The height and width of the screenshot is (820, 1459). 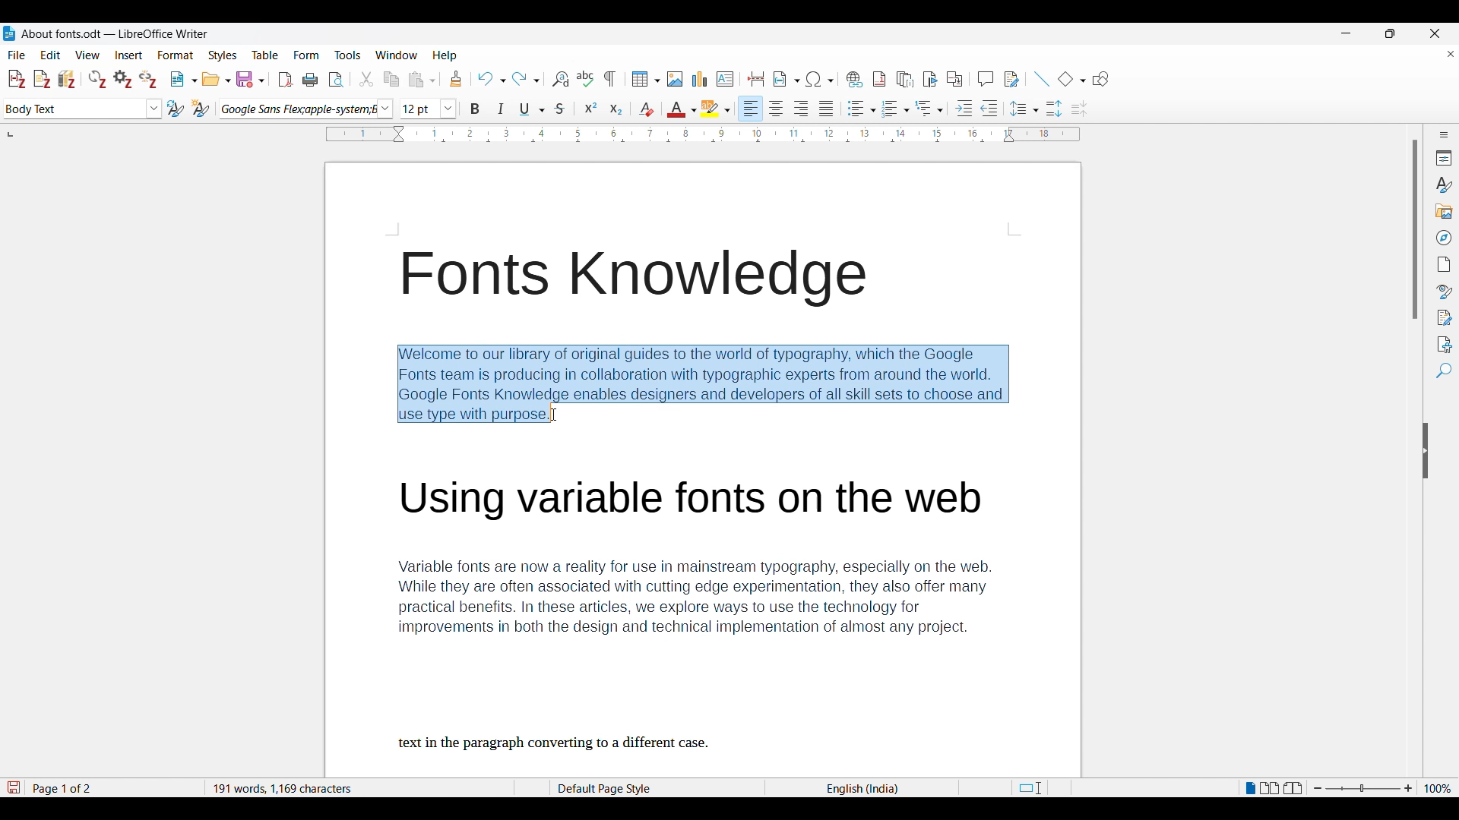 What do you see at coordinates (676, 79) in the screenshot?
I see `Insert image` at bounding box center [676, 79].